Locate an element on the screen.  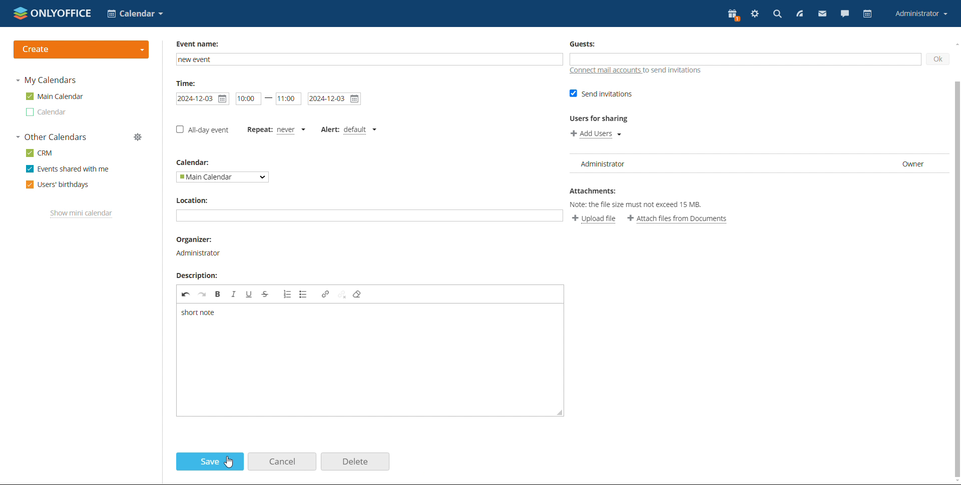
select calendar is located at coordinates (221, 177).